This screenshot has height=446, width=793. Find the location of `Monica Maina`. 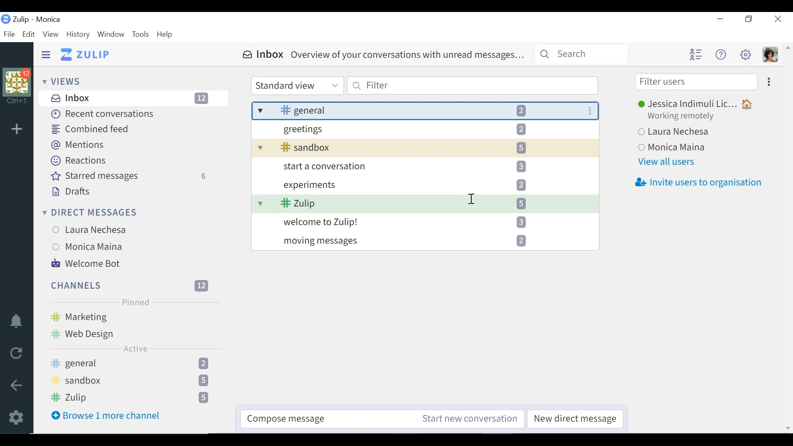

Monica Maina is located at coordinates (673, 147).